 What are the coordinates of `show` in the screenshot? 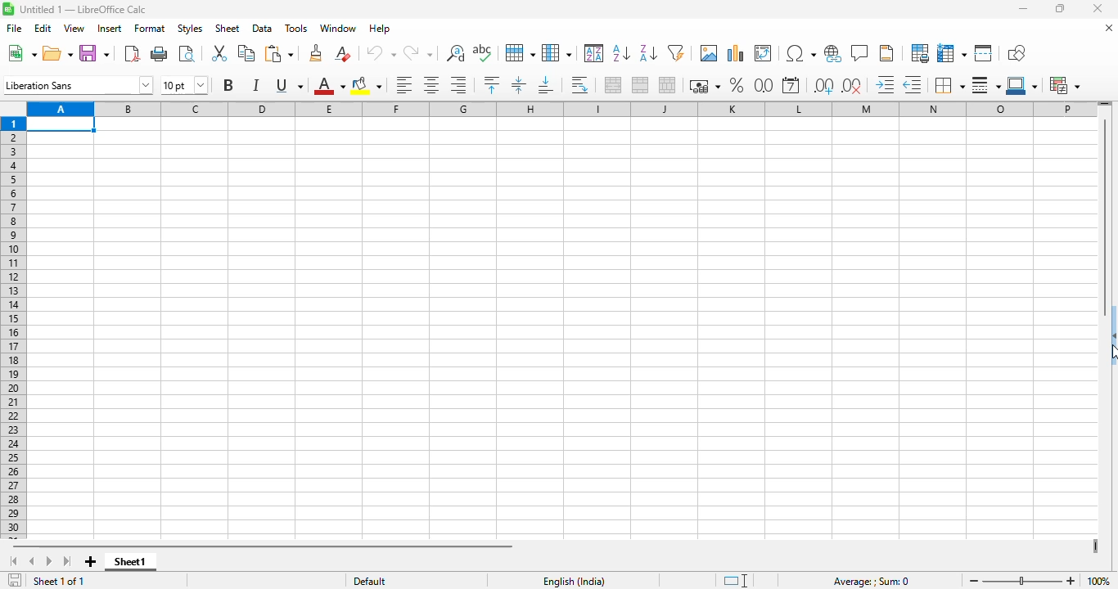 It's located at (1111, 335).